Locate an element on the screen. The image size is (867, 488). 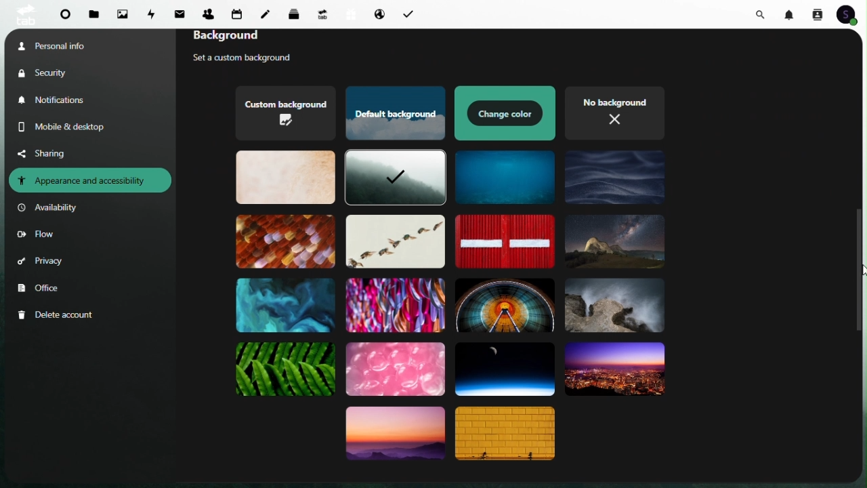
Mobile and desktop is located at coordinates (72, 127).